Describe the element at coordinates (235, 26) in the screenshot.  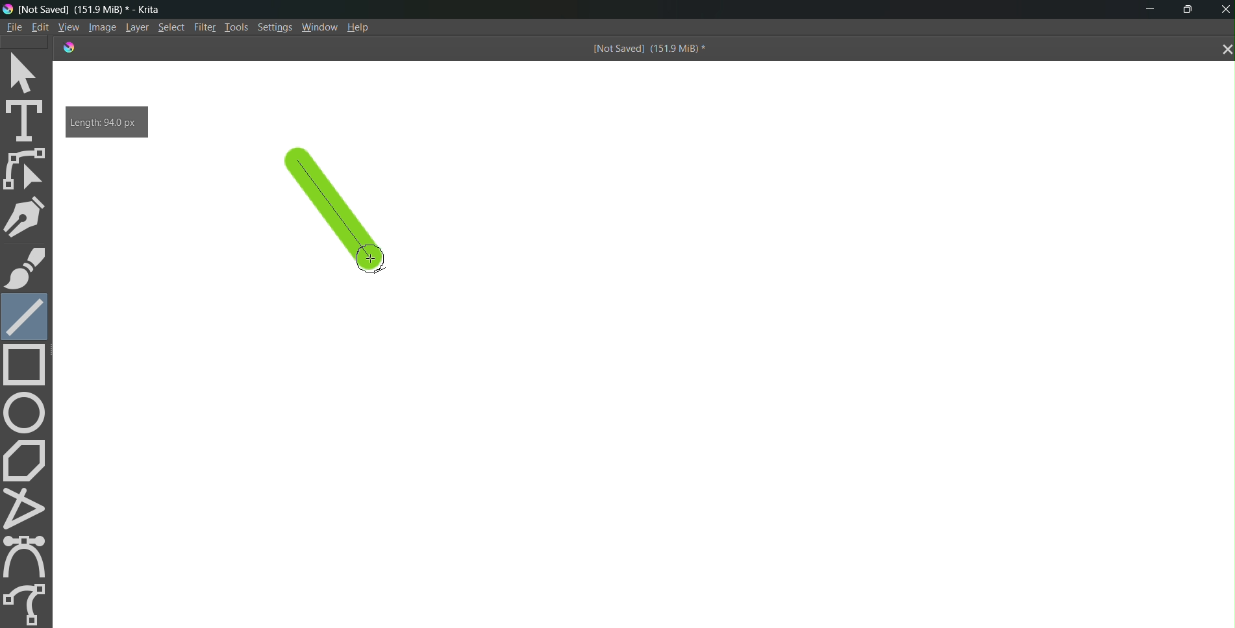
I see `Tools` at that location.